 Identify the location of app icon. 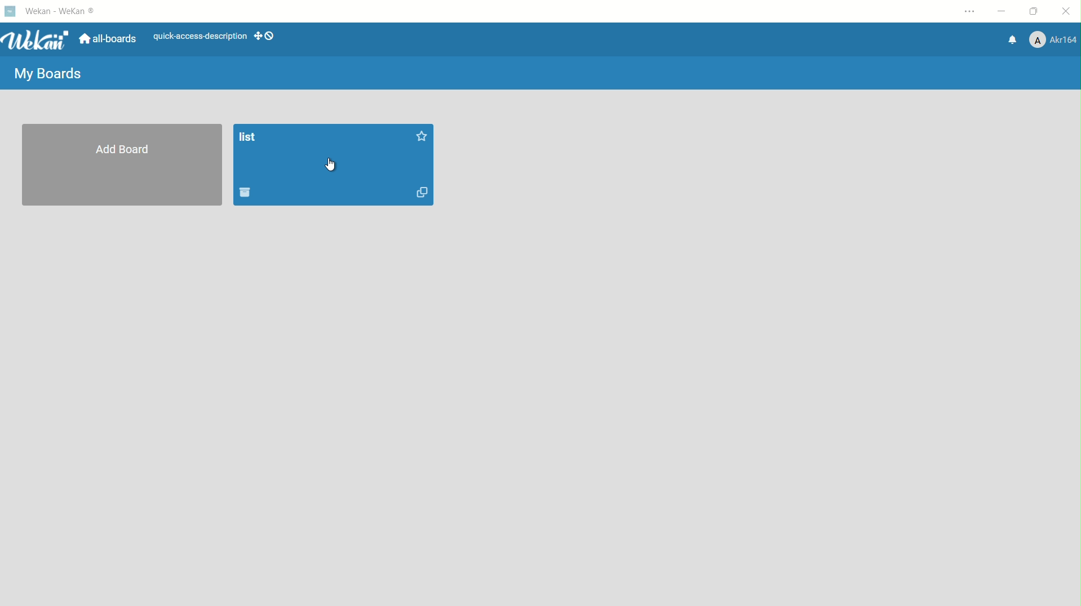
(11, 11).